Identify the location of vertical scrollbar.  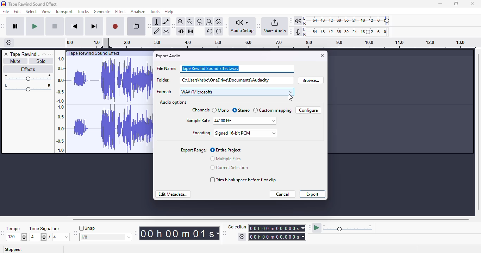
(478, 131).